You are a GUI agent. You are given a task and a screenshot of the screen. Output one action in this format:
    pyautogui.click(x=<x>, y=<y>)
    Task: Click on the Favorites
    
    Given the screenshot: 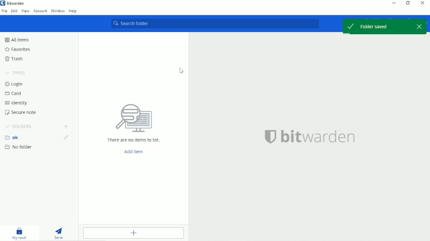 What is the action you would take?
    pyautogui.click(x=17, y=49)
    